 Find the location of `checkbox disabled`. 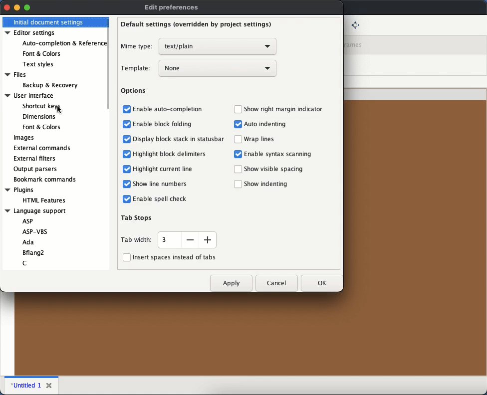

checkbox disabled is located at coordinates (237, 109).